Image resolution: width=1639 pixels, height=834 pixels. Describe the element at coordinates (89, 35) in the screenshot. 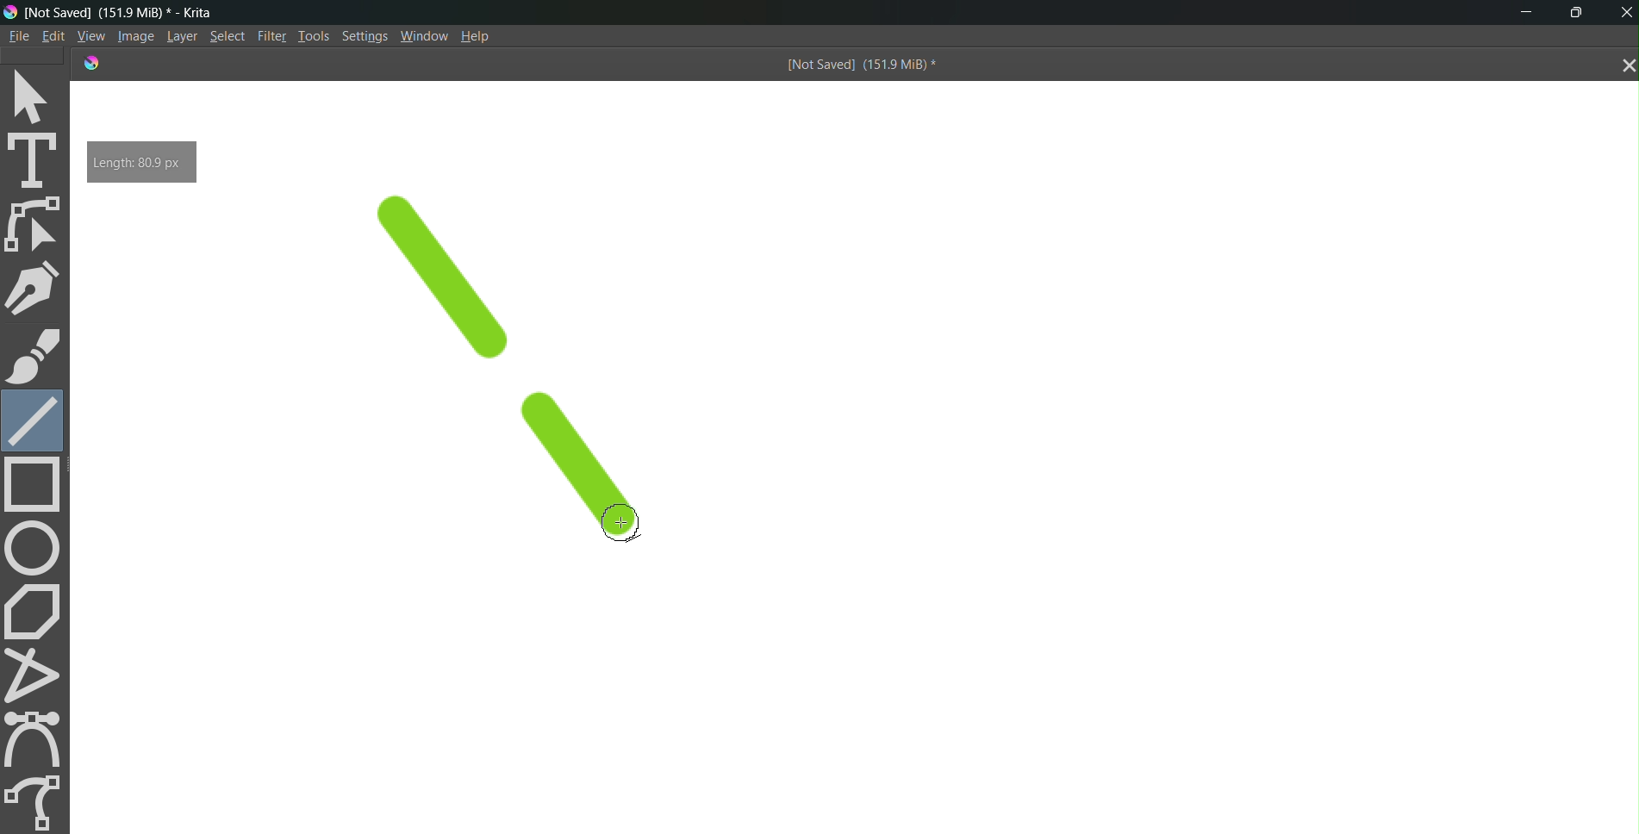

I see `View` at that location.